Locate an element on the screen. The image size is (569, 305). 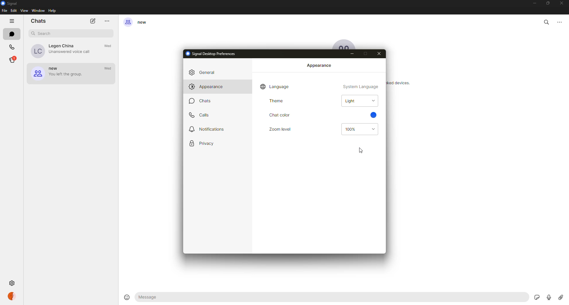
appearance is located at coordinates (320, 66).